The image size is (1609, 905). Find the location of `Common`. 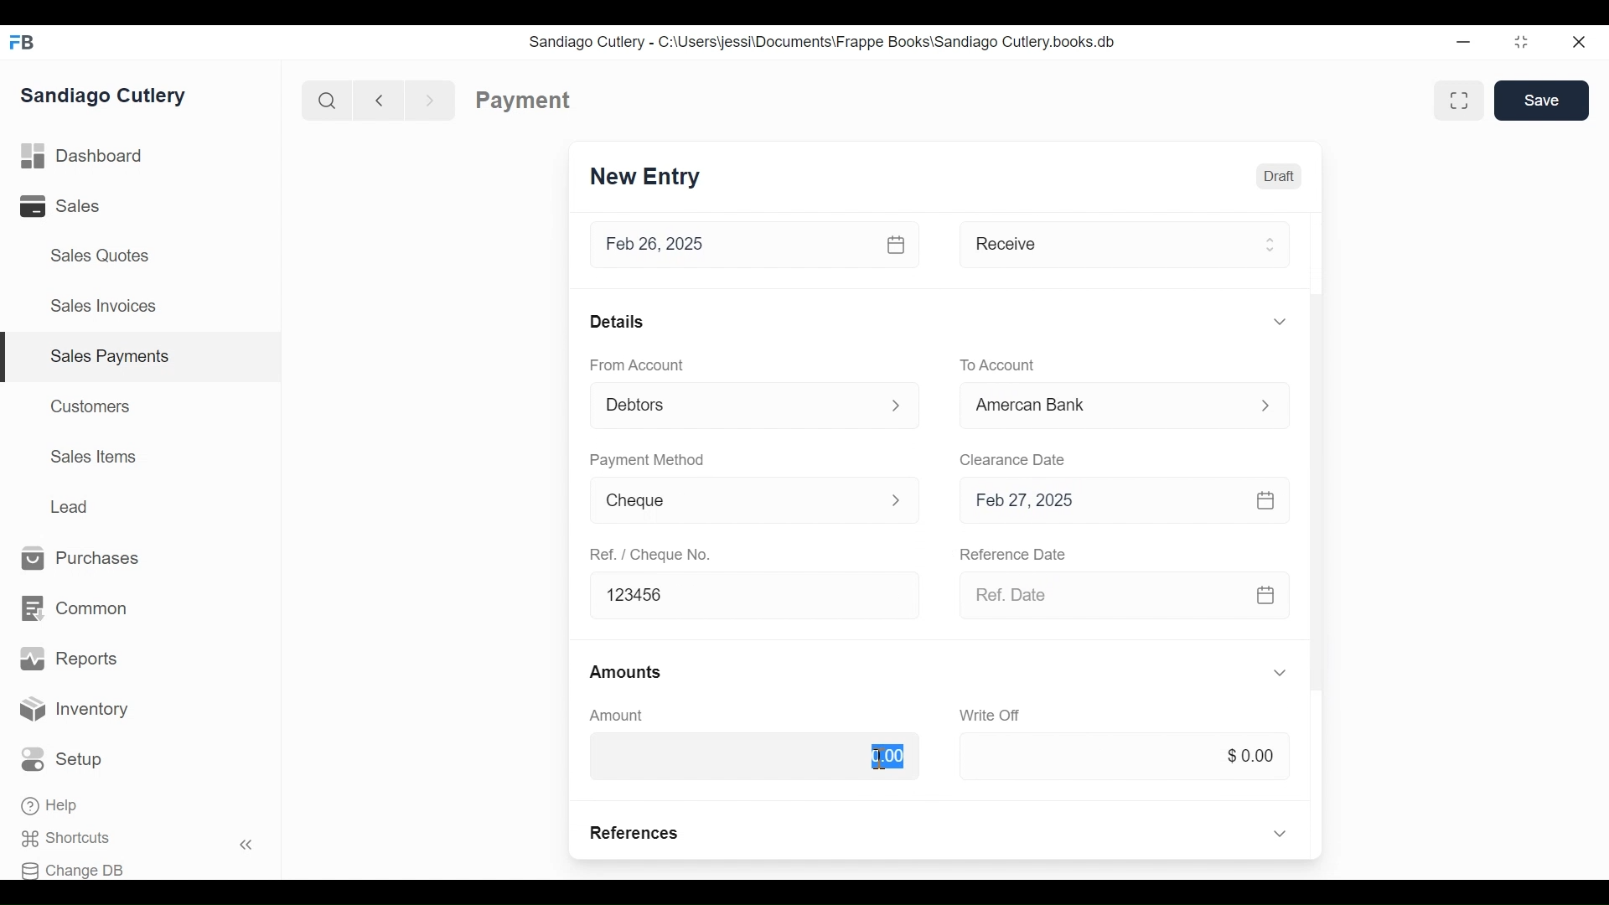

Common is located at coordinates (73, 609).